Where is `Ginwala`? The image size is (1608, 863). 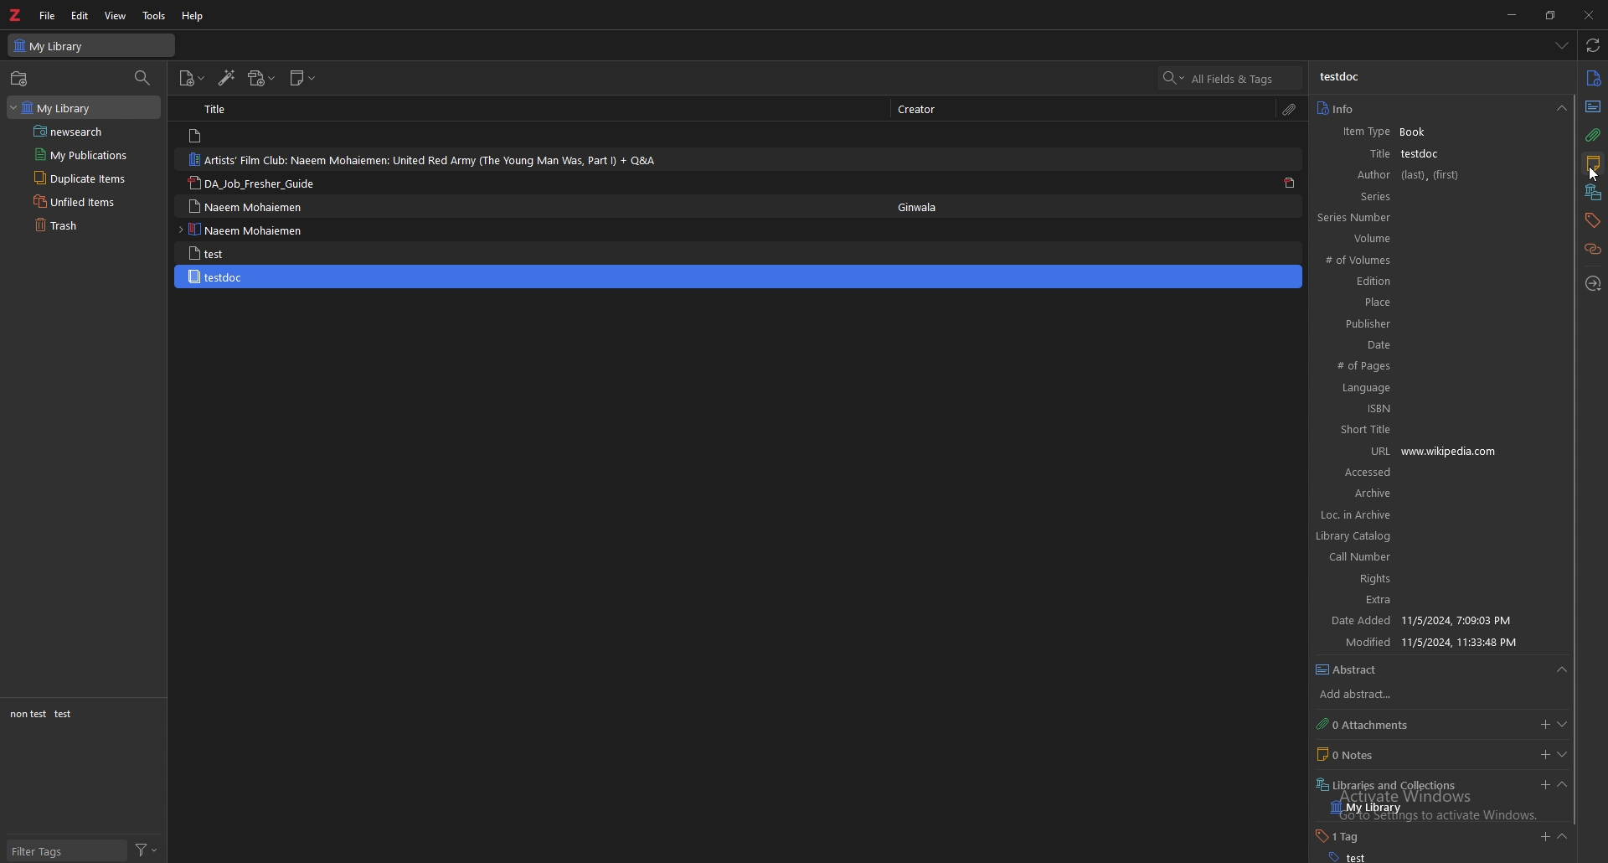
Ginwala is located at coordinates (926, 207).